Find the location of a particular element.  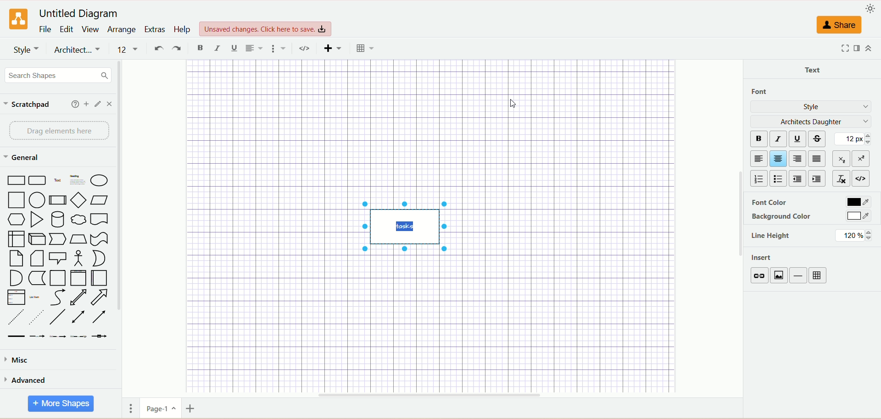

Marker is located at coordinates (37, 279).